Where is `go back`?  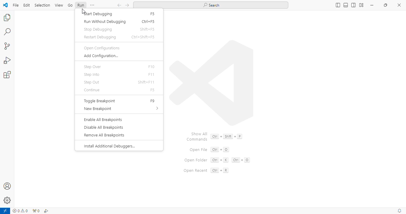
go back is located at coordinates (119, 5).